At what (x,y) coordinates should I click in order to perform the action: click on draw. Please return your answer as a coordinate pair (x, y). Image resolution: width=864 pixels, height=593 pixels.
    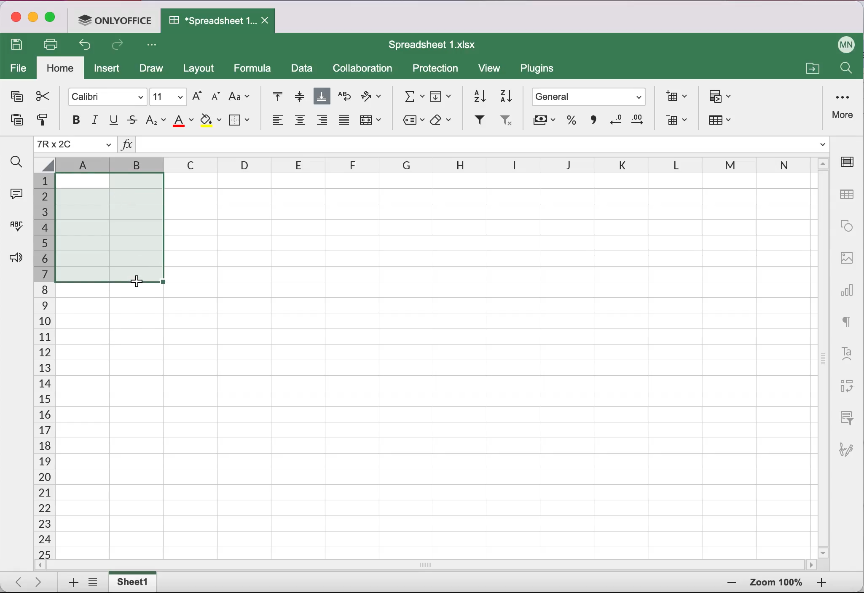
    Looking at the image, I should click on (150, 69).